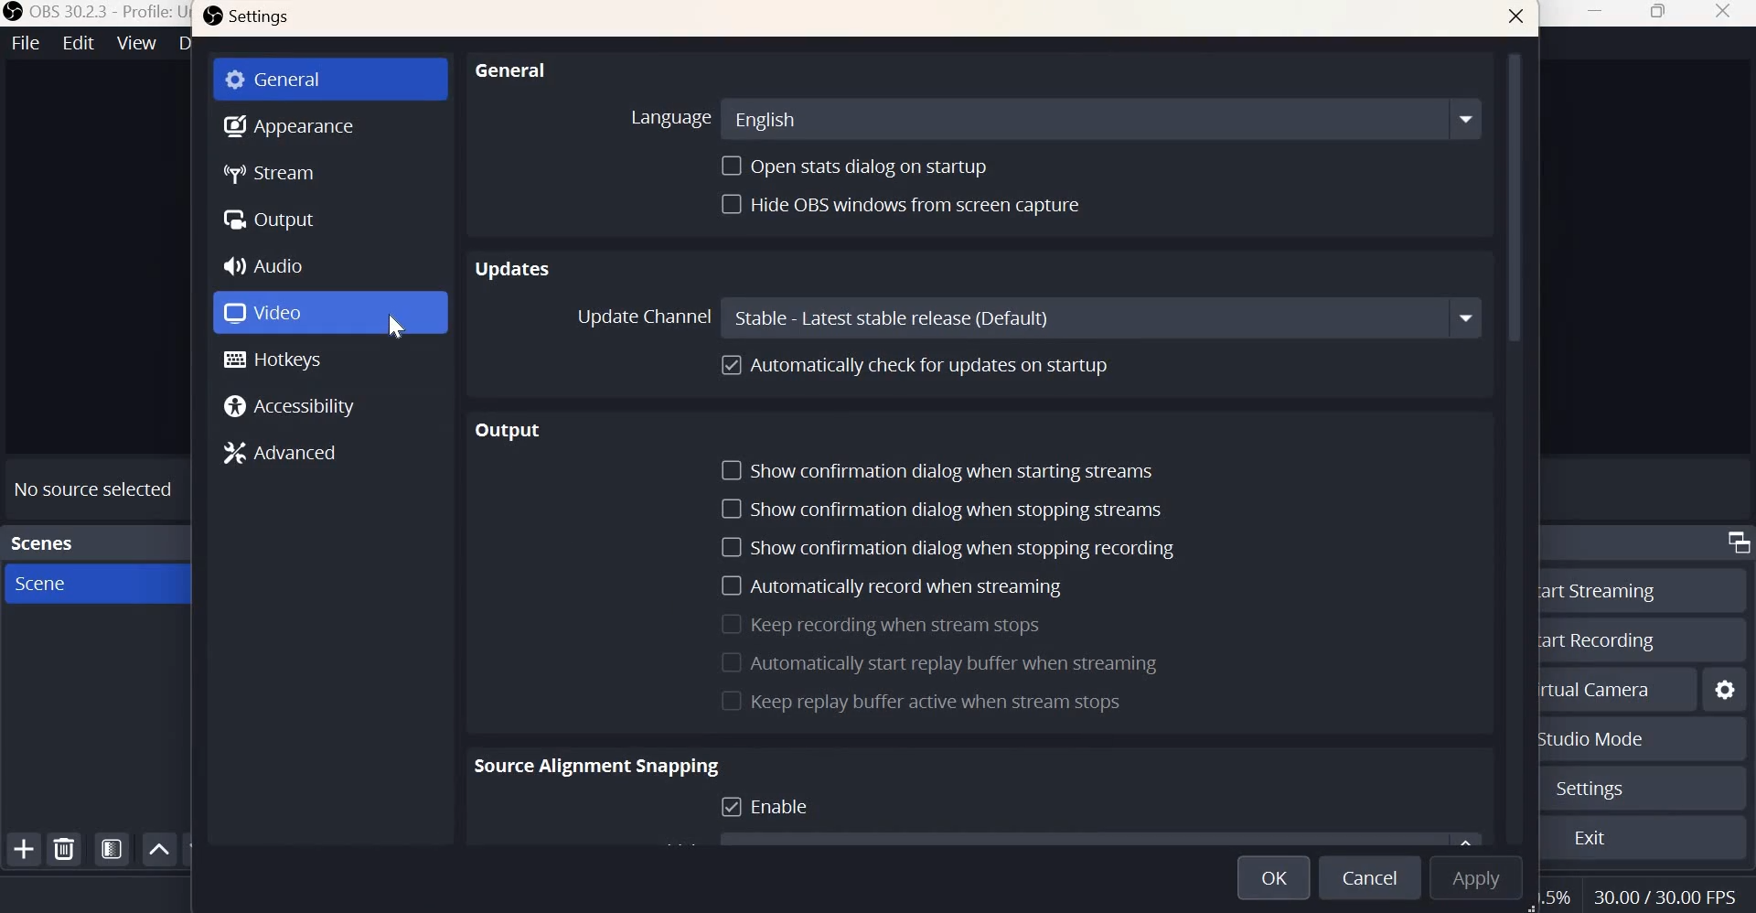 This screenshot has width=1756, height=913. What do you see at coordinates (268, 310) in the screenshot?
I see `Video` at bounding box center [268, 310].